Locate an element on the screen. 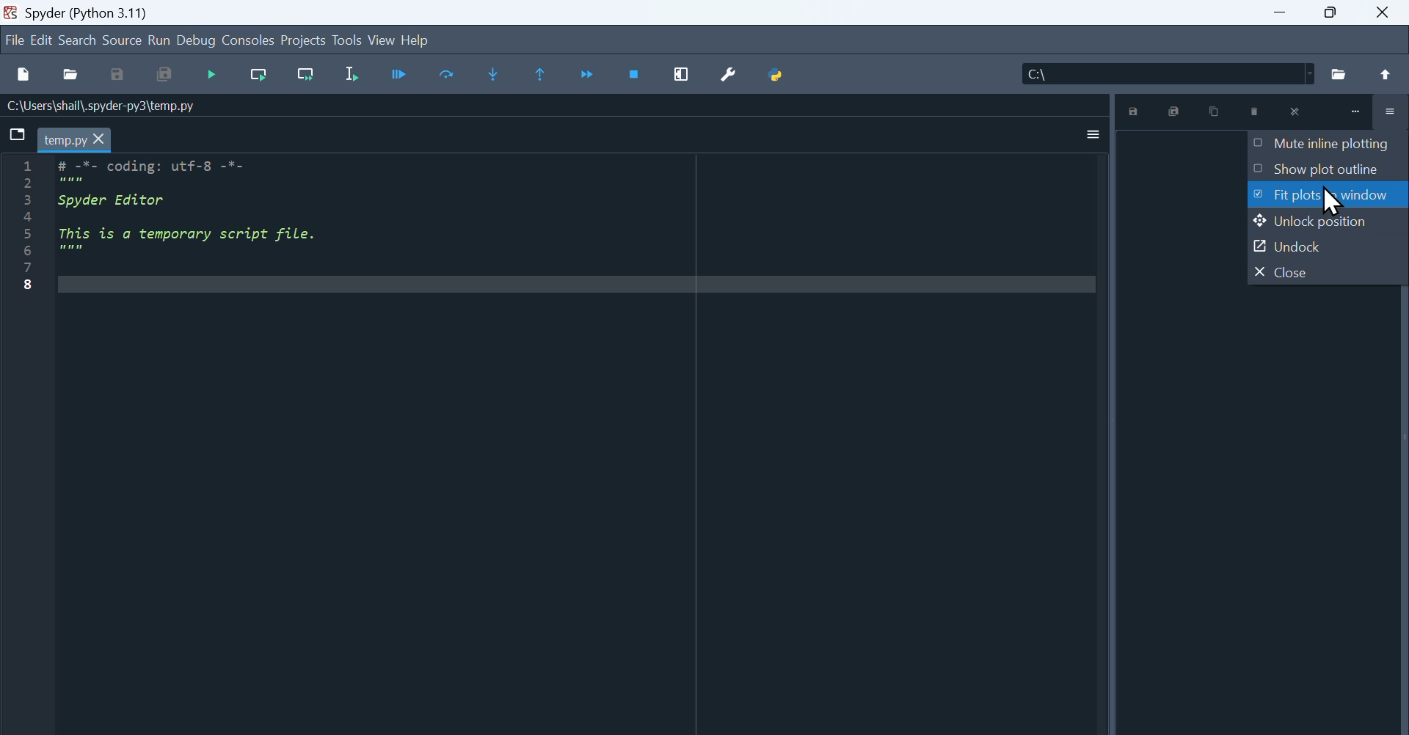 The image size is (1409, 735). Save all plots as is located at coordinates (1174, 111).